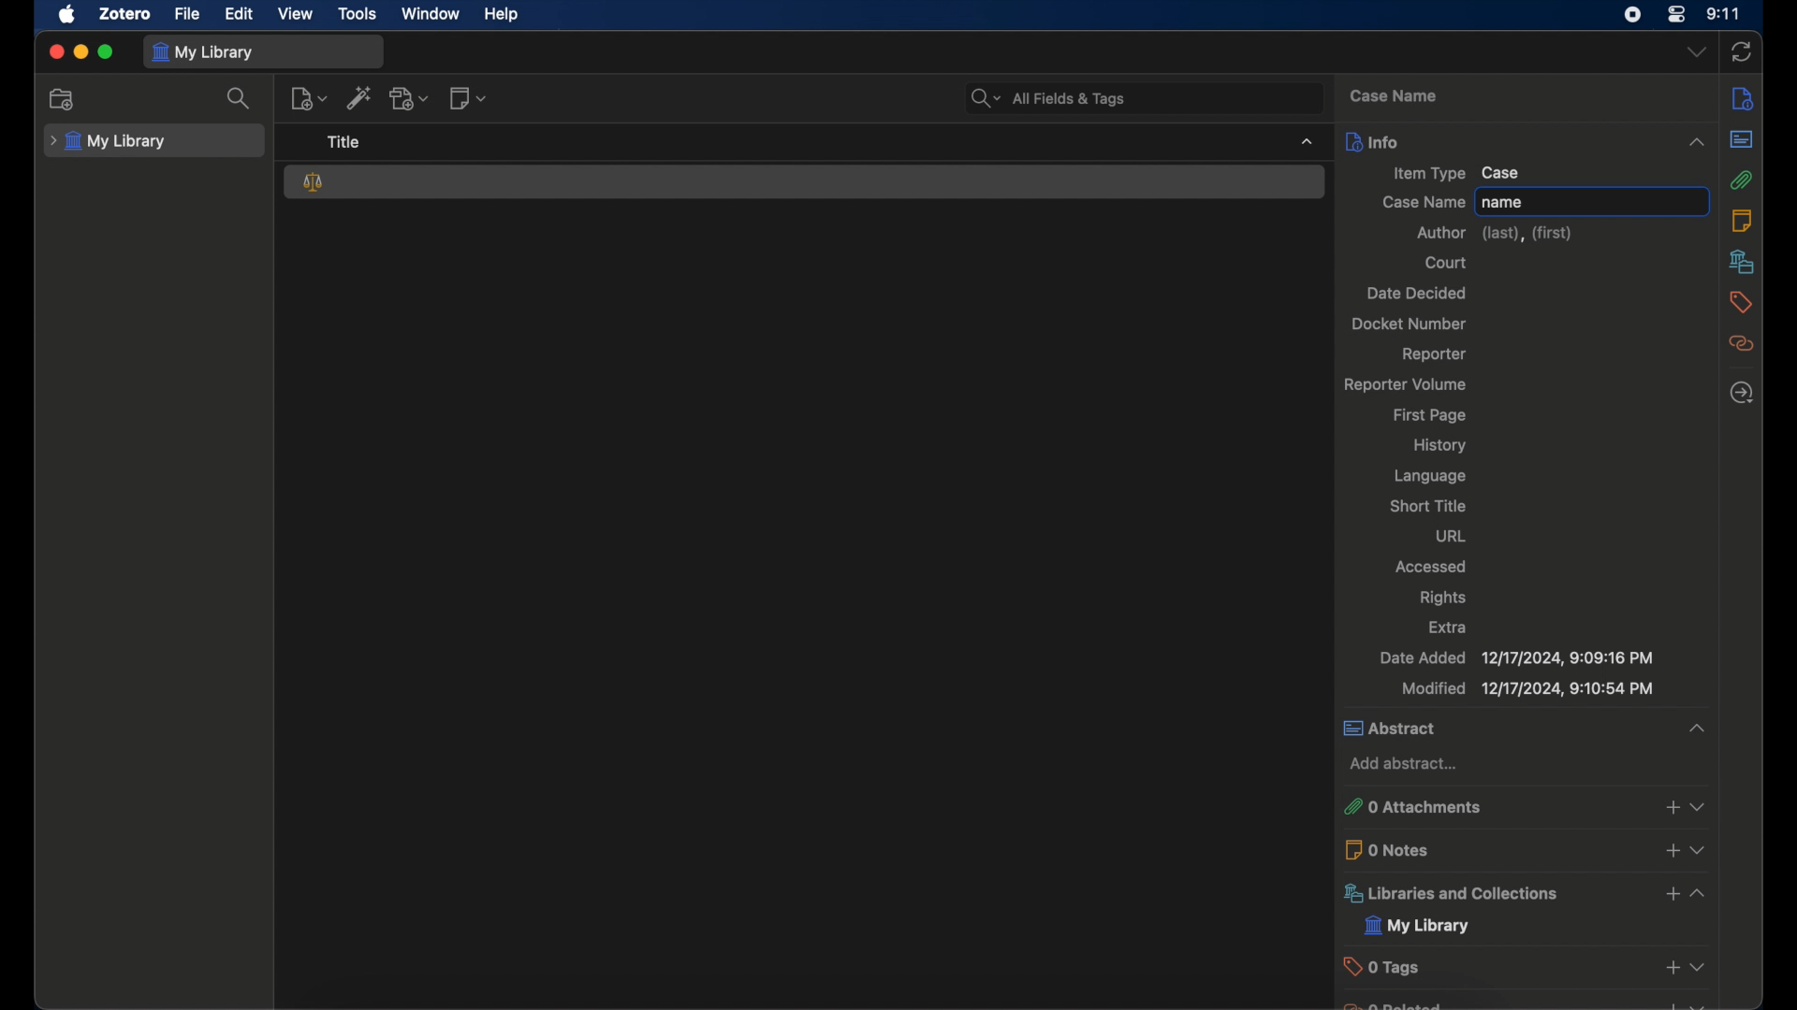 This screenshot has height=1010, width=1797. I want to click on accessed, so click(1431, 568).